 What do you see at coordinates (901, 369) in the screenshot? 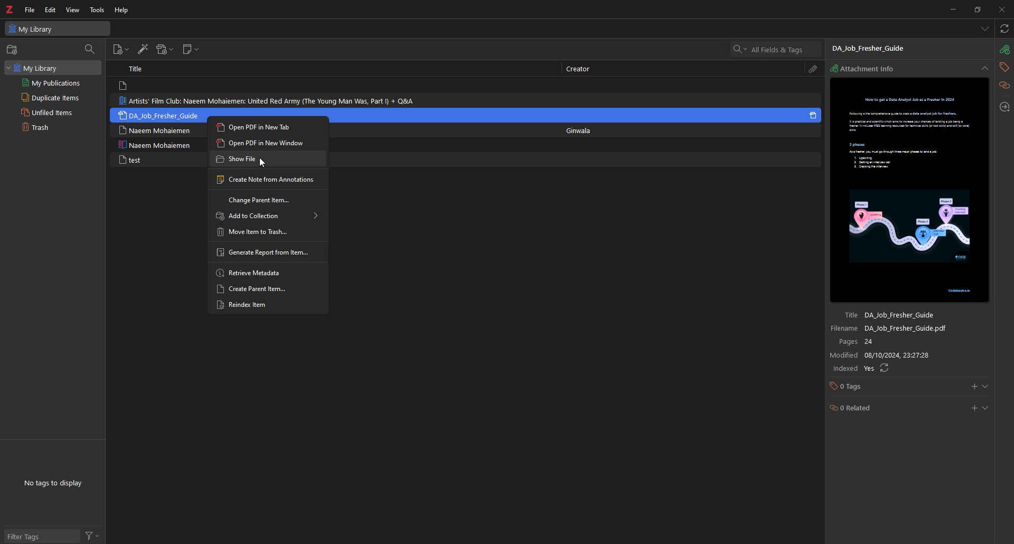
I see `indexed` at bounding box center [901, 369].